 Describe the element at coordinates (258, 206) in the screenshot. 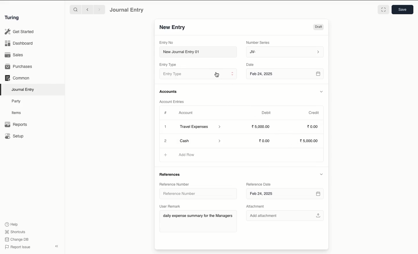

I see `Attachment` at that location.